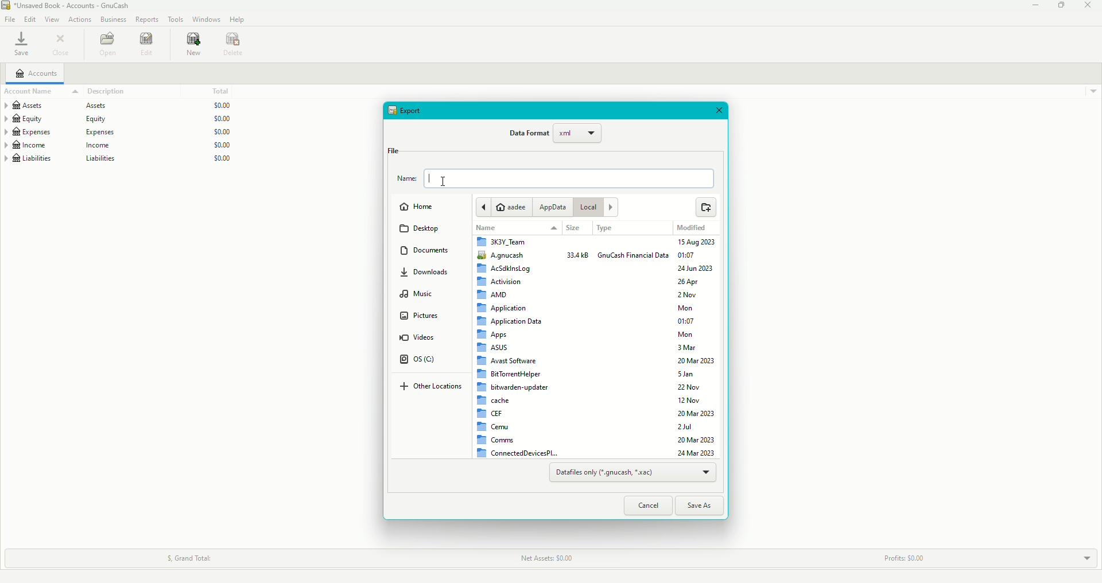 The height and width of the screenshot is (583, 1102). Describe the element at coordinates (505, 206) in the screenshot. I see `aadee` at that location.